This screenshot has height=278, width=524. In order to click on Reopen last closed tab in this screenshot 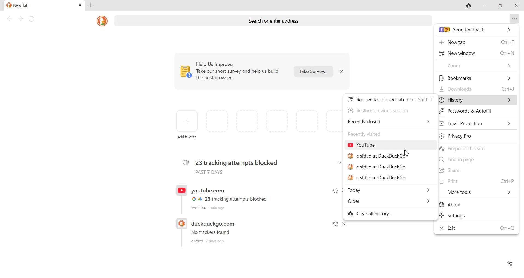, I will do `click(384, 99)`.